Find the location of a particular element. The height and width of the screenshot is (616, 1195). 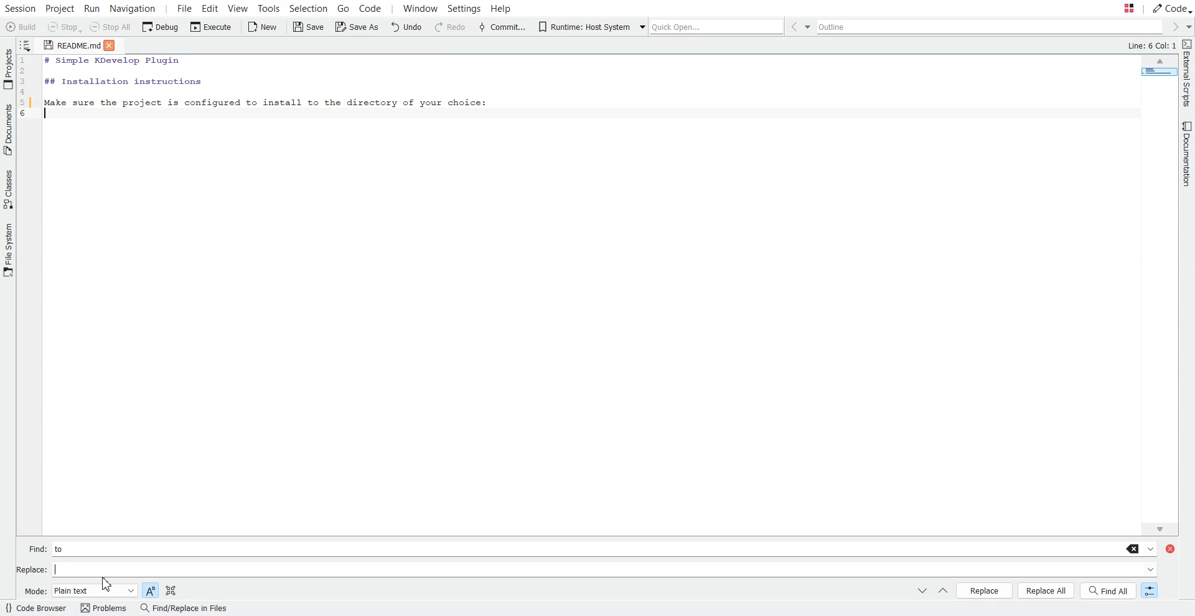

Commit is located at coordinates (502, 27).